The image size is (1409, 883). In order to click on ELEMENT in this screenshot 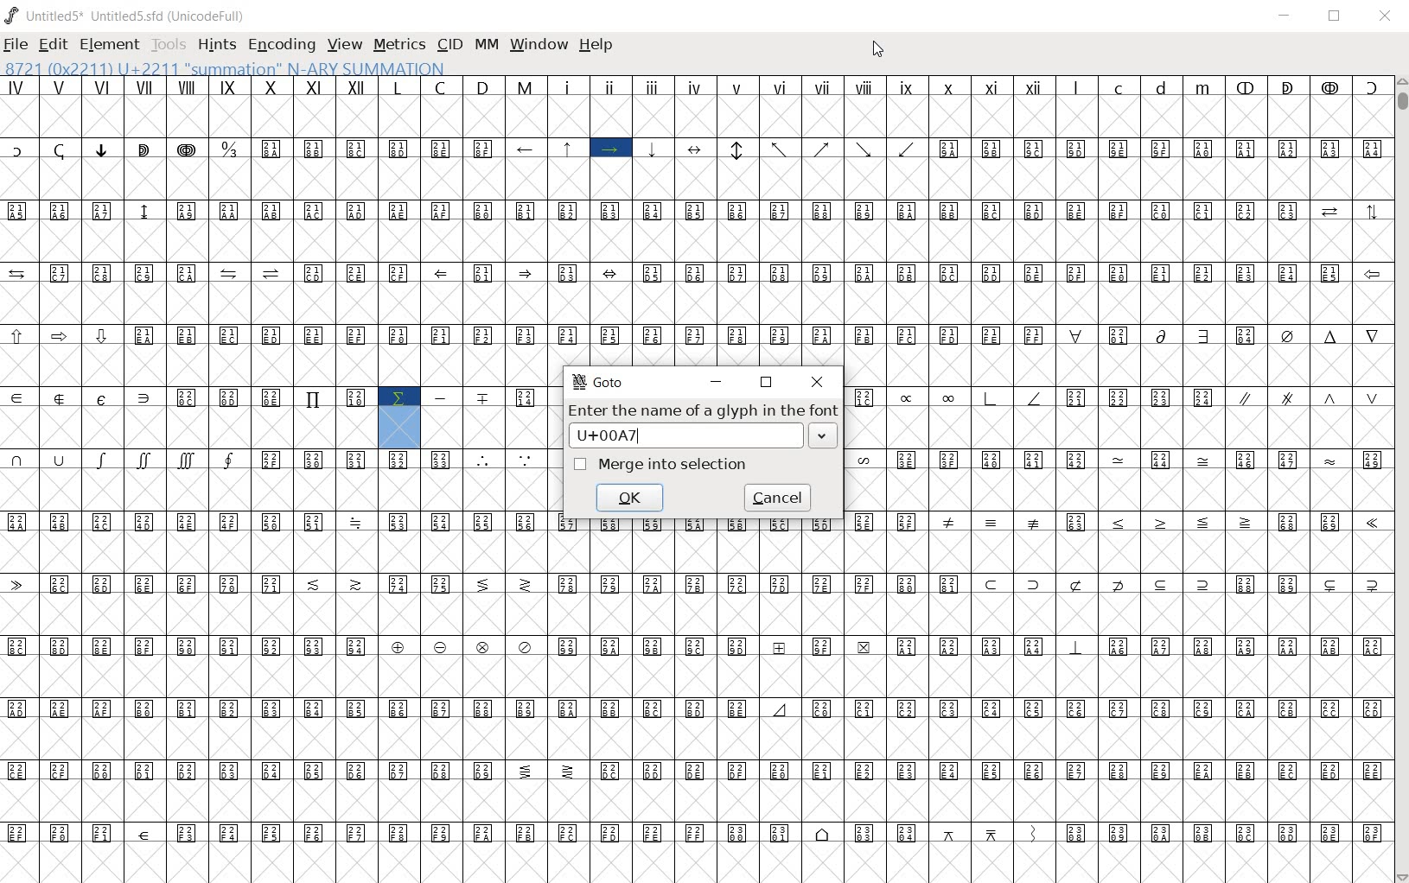, I will do `click(110, 45)`.